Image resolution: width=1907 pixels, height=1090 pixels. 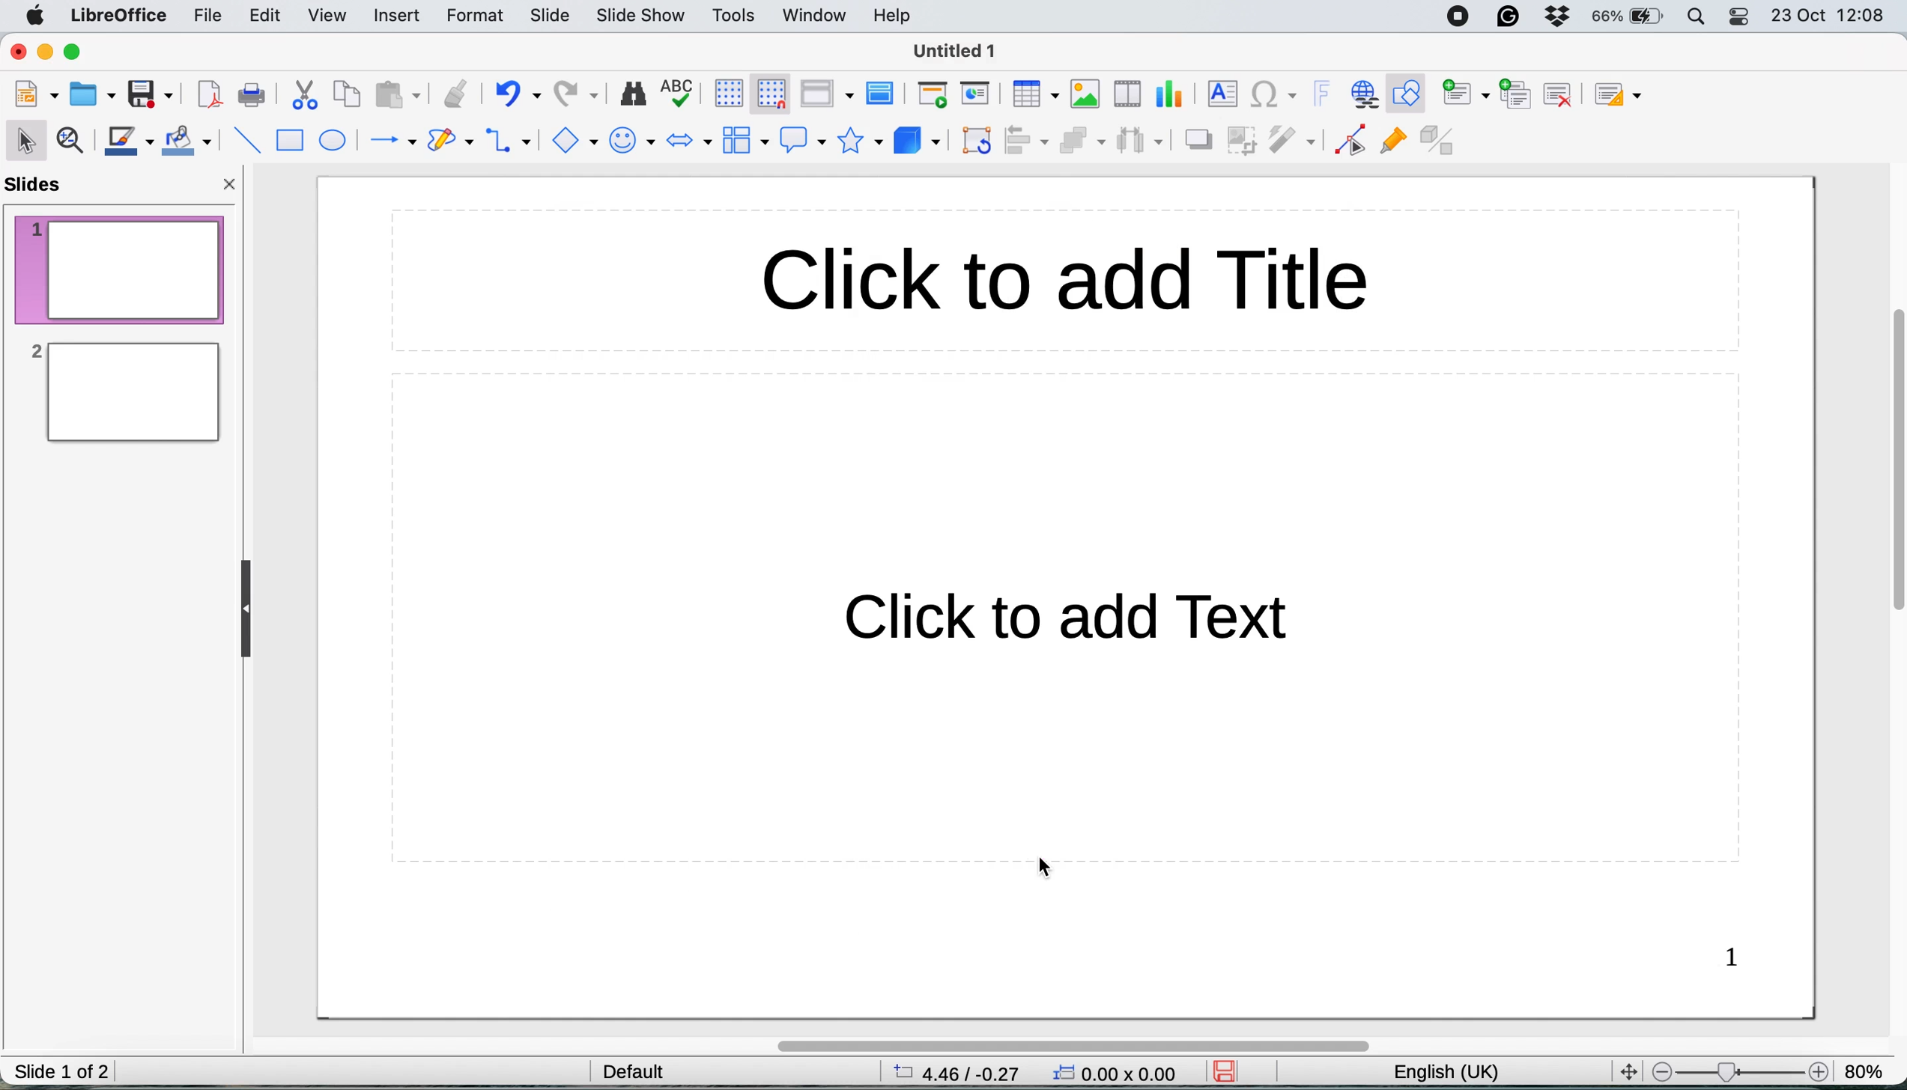 What do you see at coordinates (392, 141) in the screenshot?
I see `insert arrow lines` at bounding box center [392, 141].